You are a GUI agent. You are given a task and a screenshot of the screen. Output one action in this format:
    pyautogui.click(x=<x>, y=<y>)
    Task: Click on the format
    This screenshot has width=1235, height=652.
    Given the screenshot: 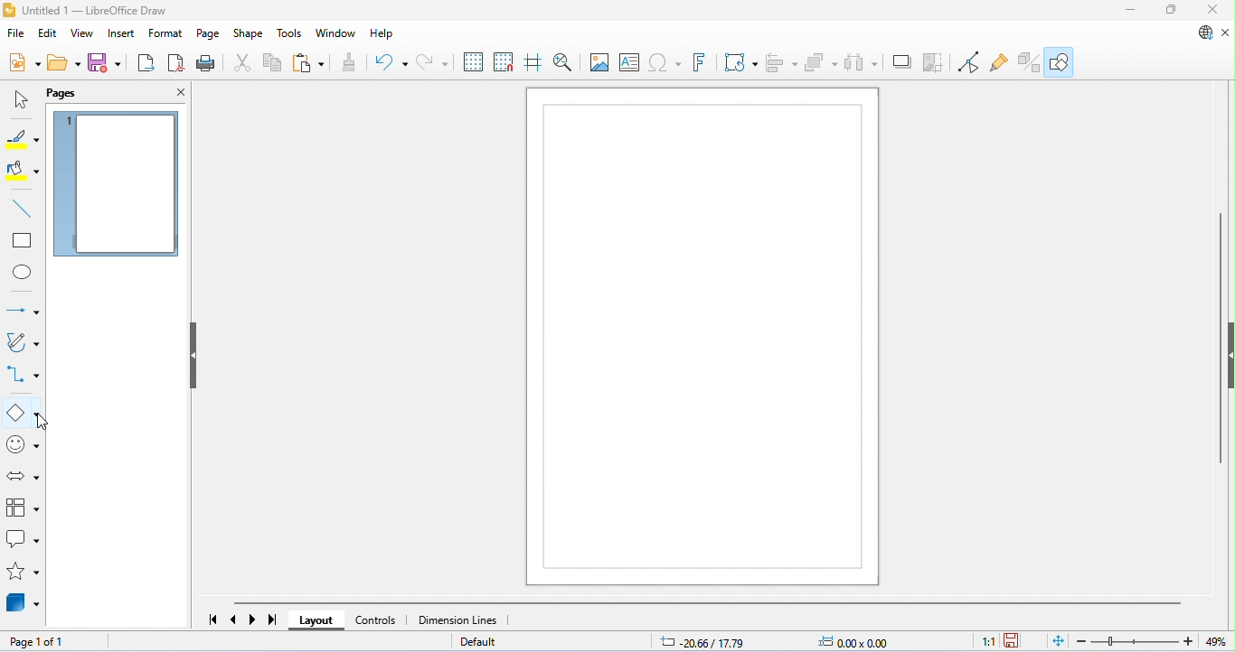 What is the action you would take?
    pyautogui.click(x=166, y=33)
    